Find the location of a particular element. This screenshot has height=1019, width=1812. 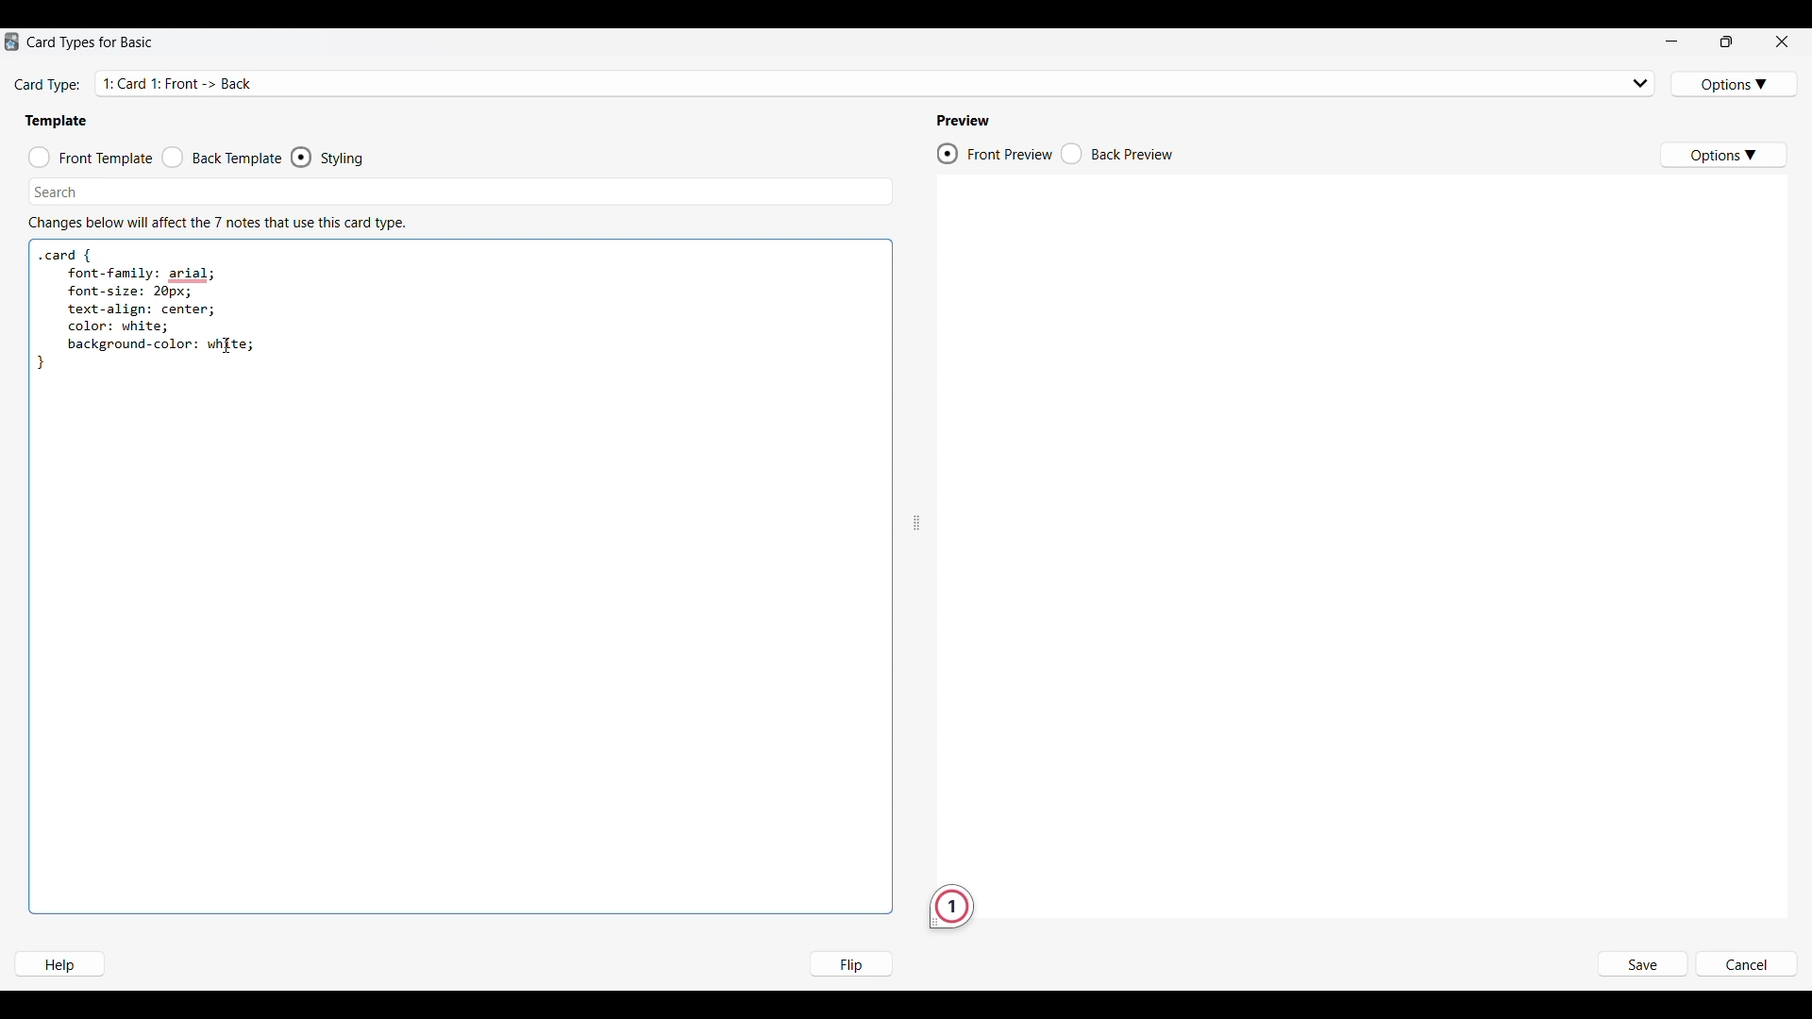

Description of section is located at coordinates (217, 223).